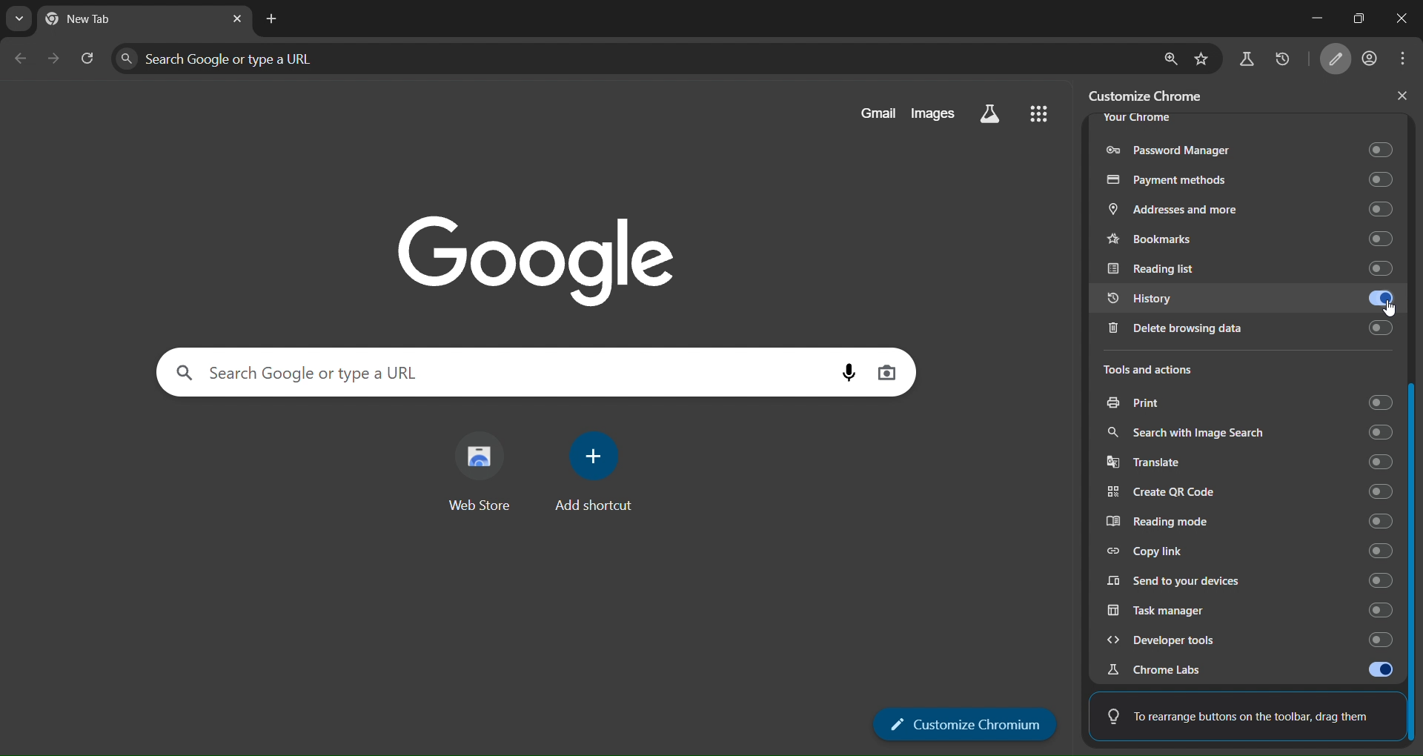 The height and width of the screenshot is (756, 1423). Describe the element at coordinates (1240, 712) in the screenshot. I see `To rearrange buttons on the toolbar, drag them` at that location.